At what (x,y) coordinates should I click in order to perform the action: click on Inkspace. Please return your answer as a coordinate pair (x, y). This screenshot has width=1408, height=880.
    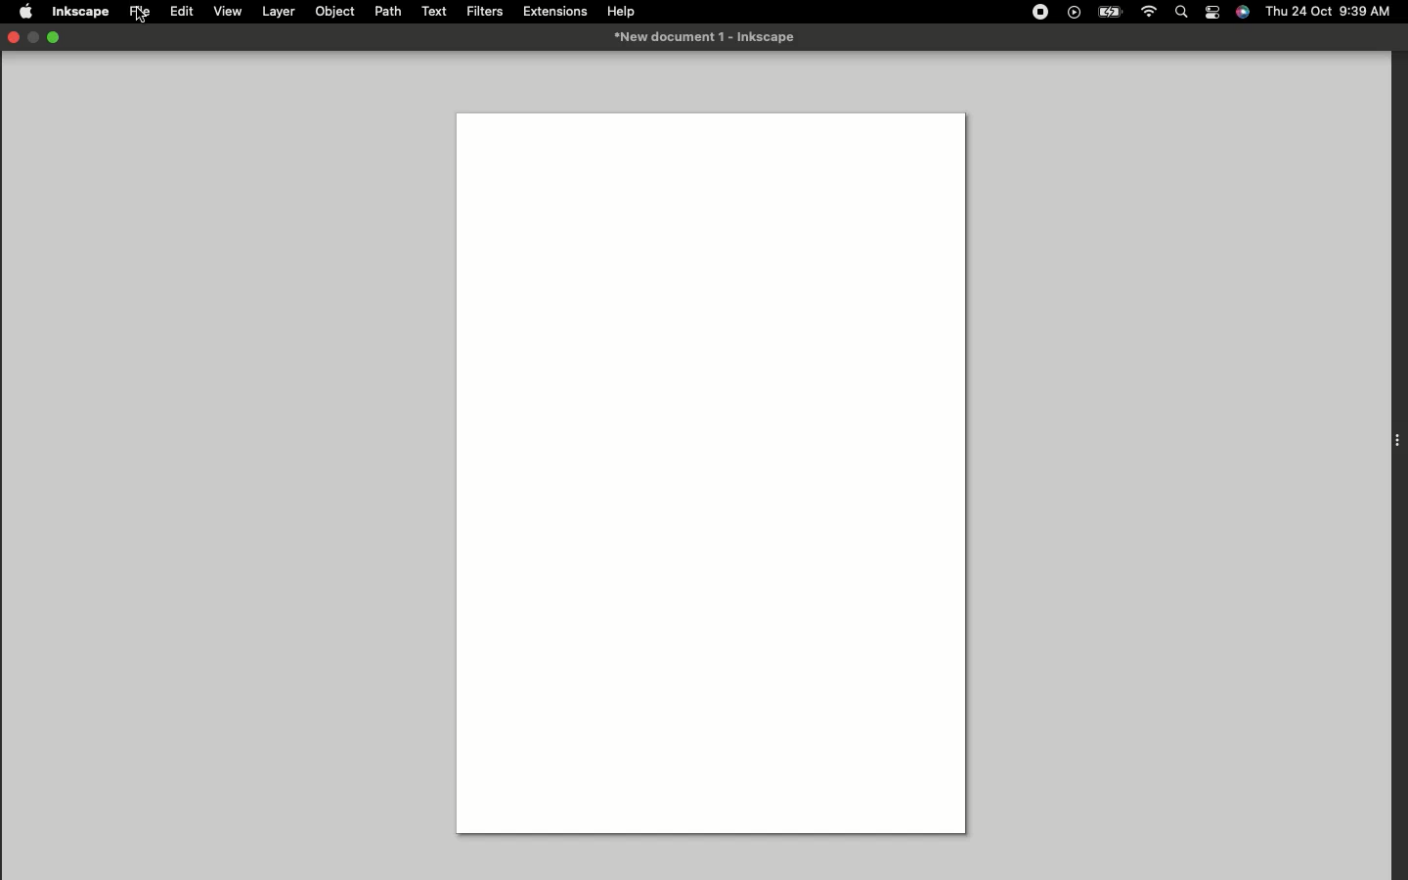
    Looking at the image, I should click on (82, 12).